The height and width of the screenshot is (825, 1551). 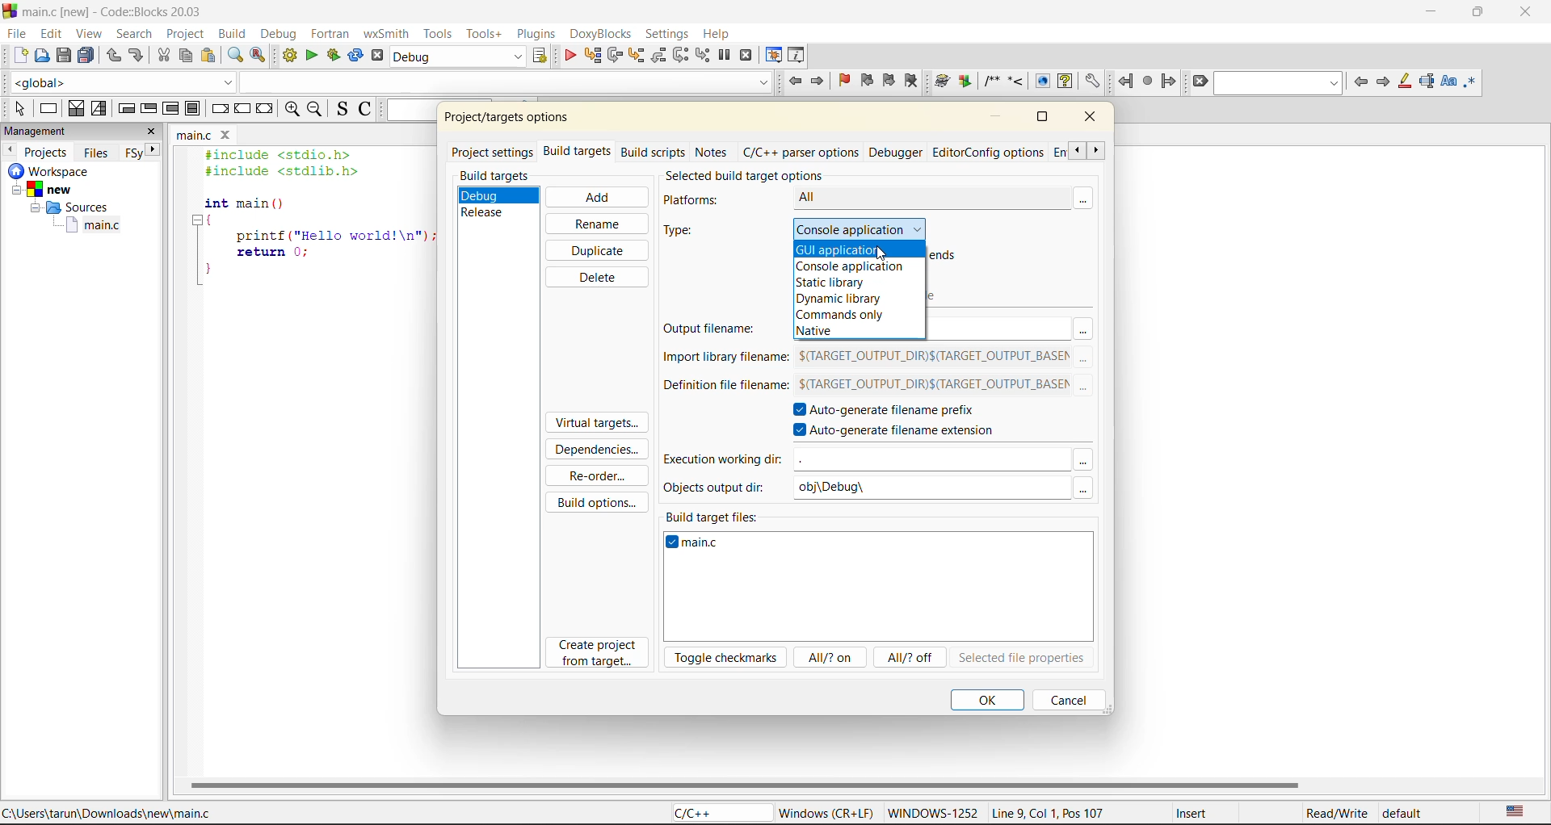 What do you see at coordinates (819, 83) in the screenshot?
I see `jump forward` at bounding box center [819, 83].